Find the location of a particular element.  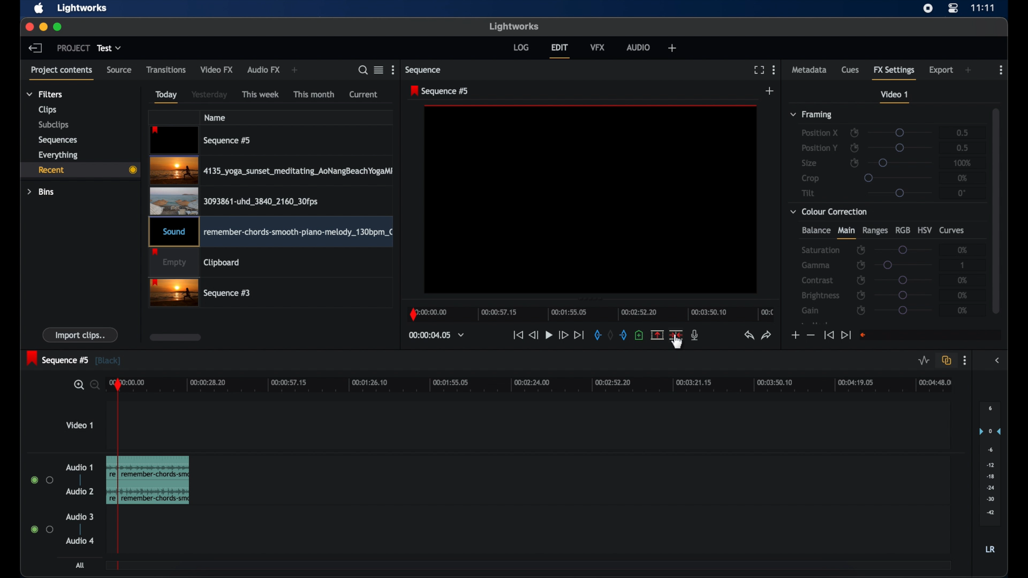

jump to end is located at coordinates (846, 335).